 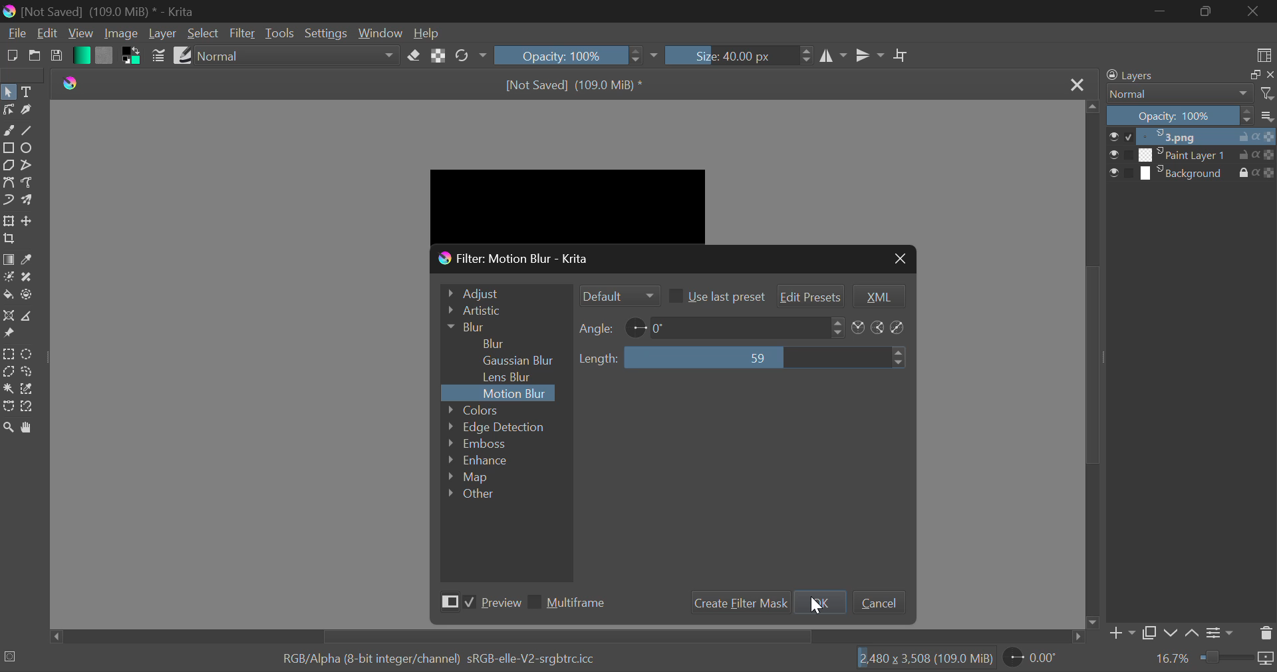 What do you see at coordinates (503, 311) in the screenshot?
I see `Artistic` at bounding box center [503, 311].